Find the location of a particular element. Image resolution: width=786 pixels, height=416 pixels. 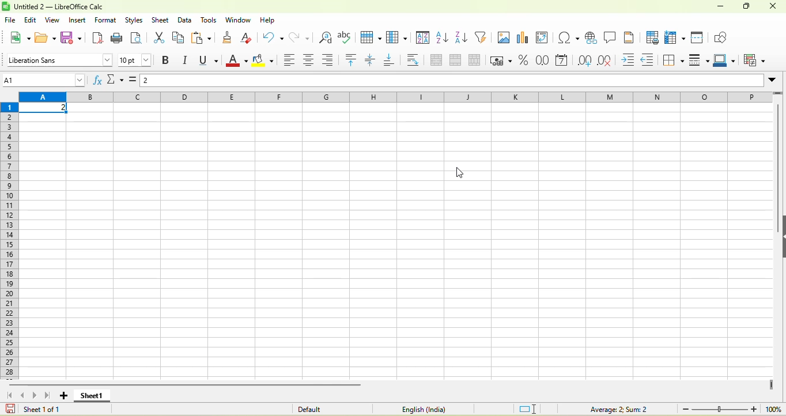

split window is located at coordinates (700, 37).